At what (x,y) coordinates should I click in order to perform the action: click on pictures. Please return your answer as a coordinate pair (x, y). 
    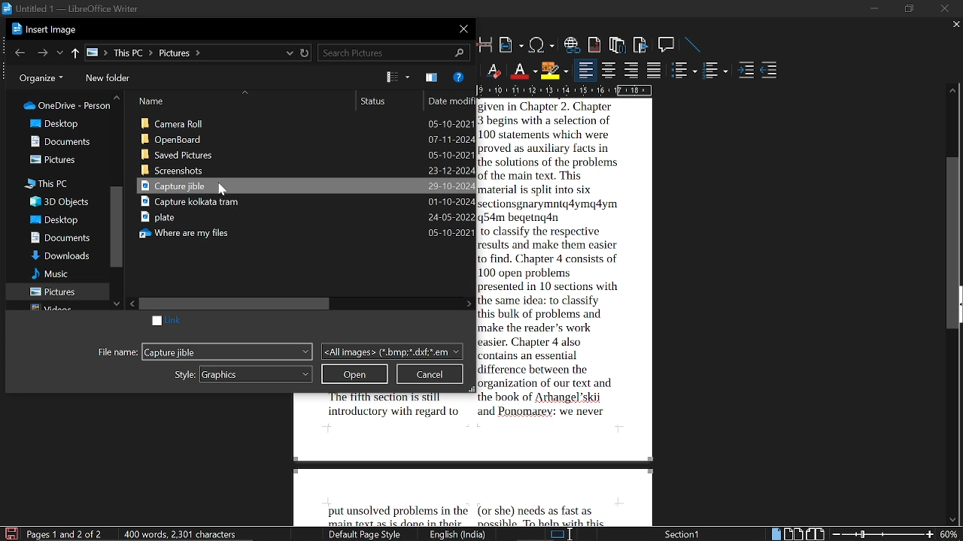
    Looking at the image, I should click on (61, 160).